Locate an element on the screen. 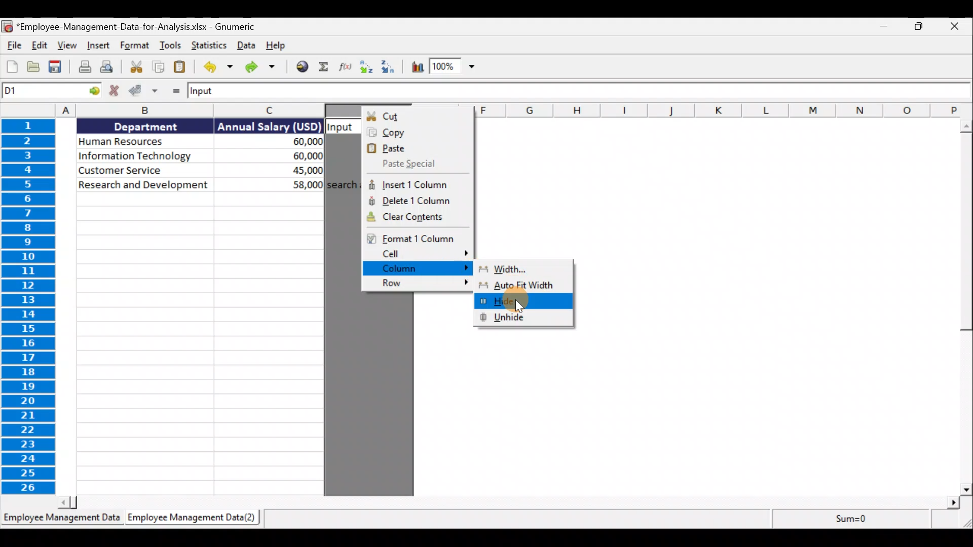  File is located at coordinates (12, 42).